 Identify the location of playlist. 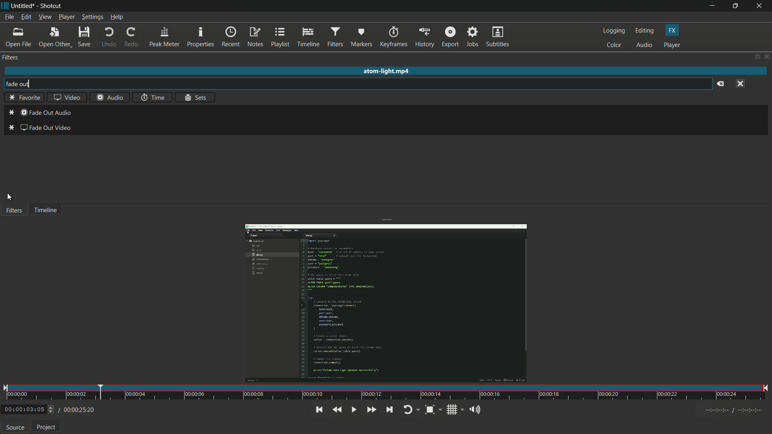
(281, 37).